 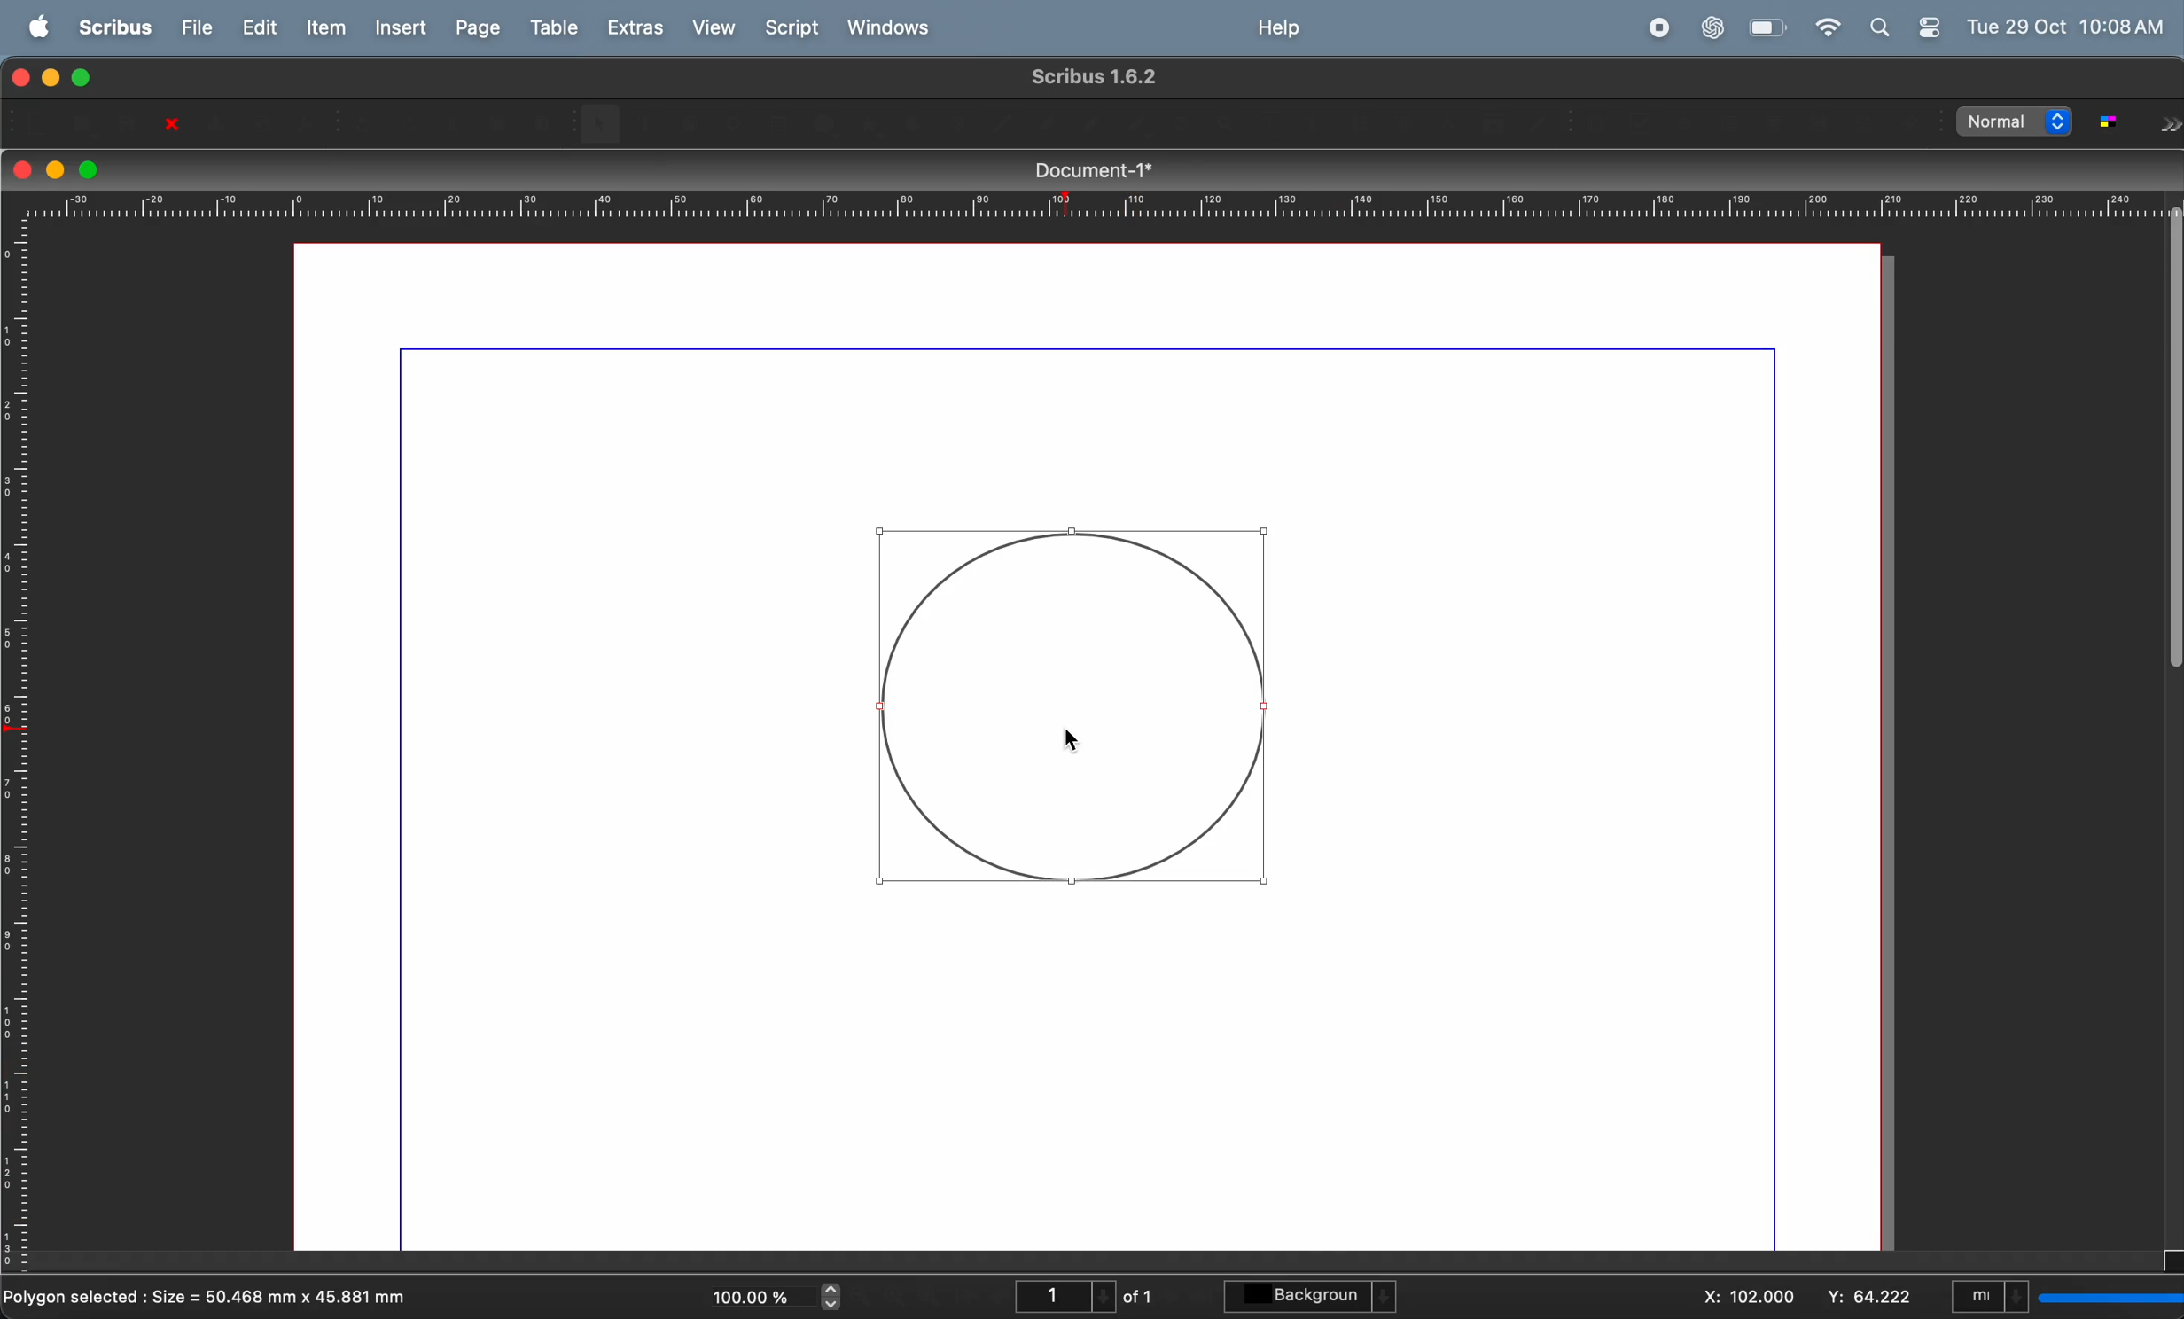 What do you see at coordinates (2070, 26) in the screenshot?
I see `Tue 29 OCt 10:08 AM` at bounding box center [2070, 26].